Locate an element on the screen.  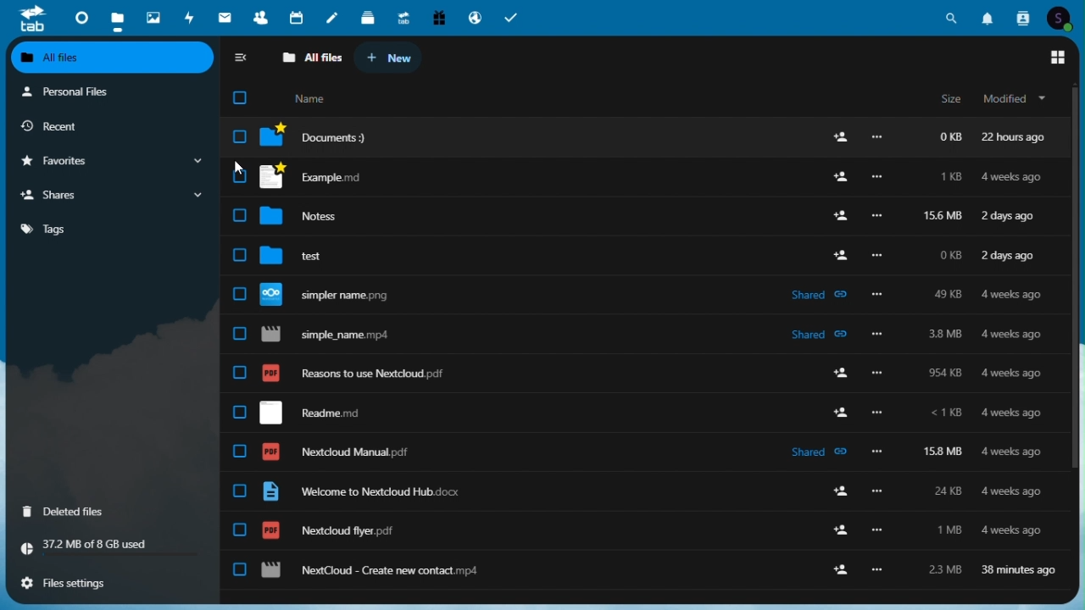
simpler name.png is located at coordinates (335, 295).